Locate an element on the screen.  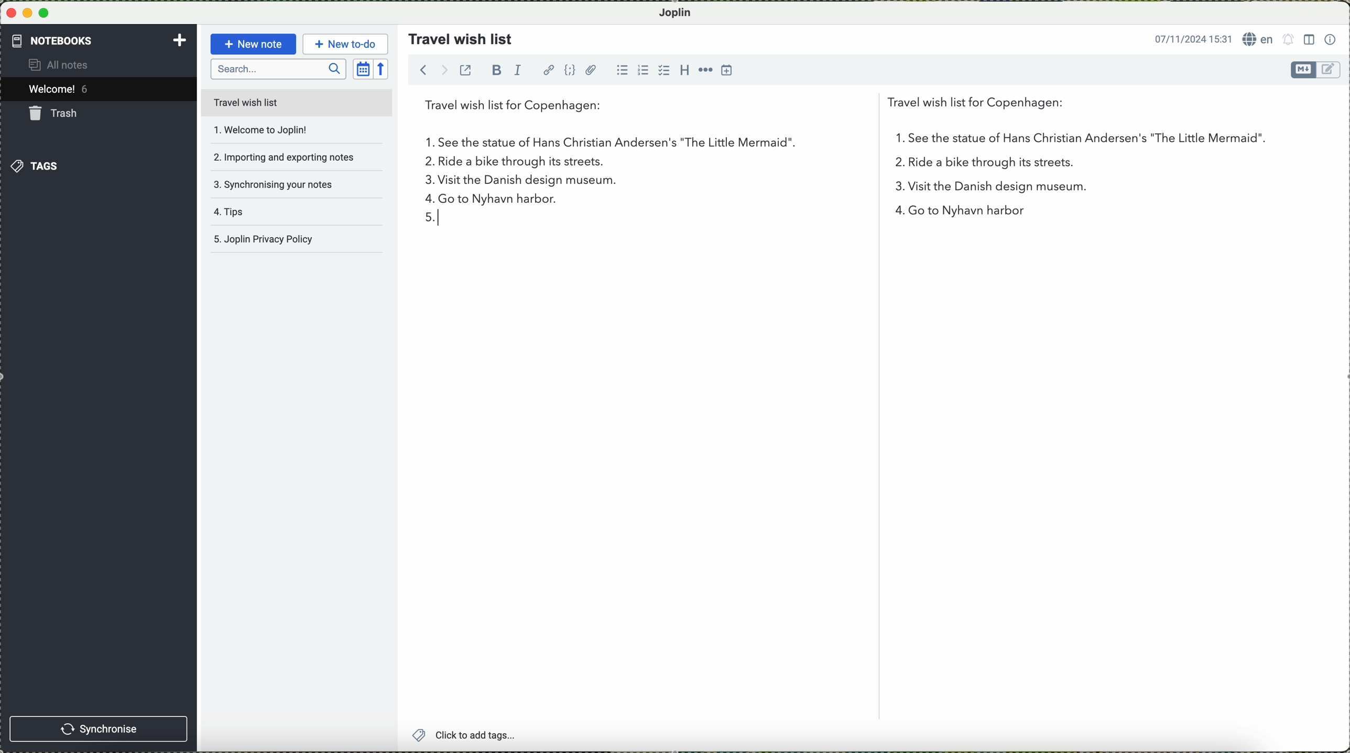
toggle editor layout is located at coordinates (1309, 40).